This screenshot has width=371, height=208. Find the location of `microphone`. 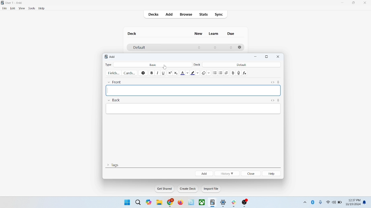

microphone is located at coordinates (321, 203).